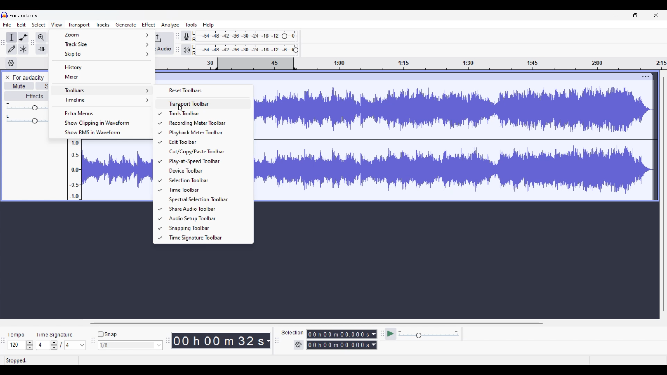 The width and height of the screenshot is (667, 375). What do you see at coordinates (57, 24) in the screenshot?
I see `View menu` at bounding box center [57, 24].